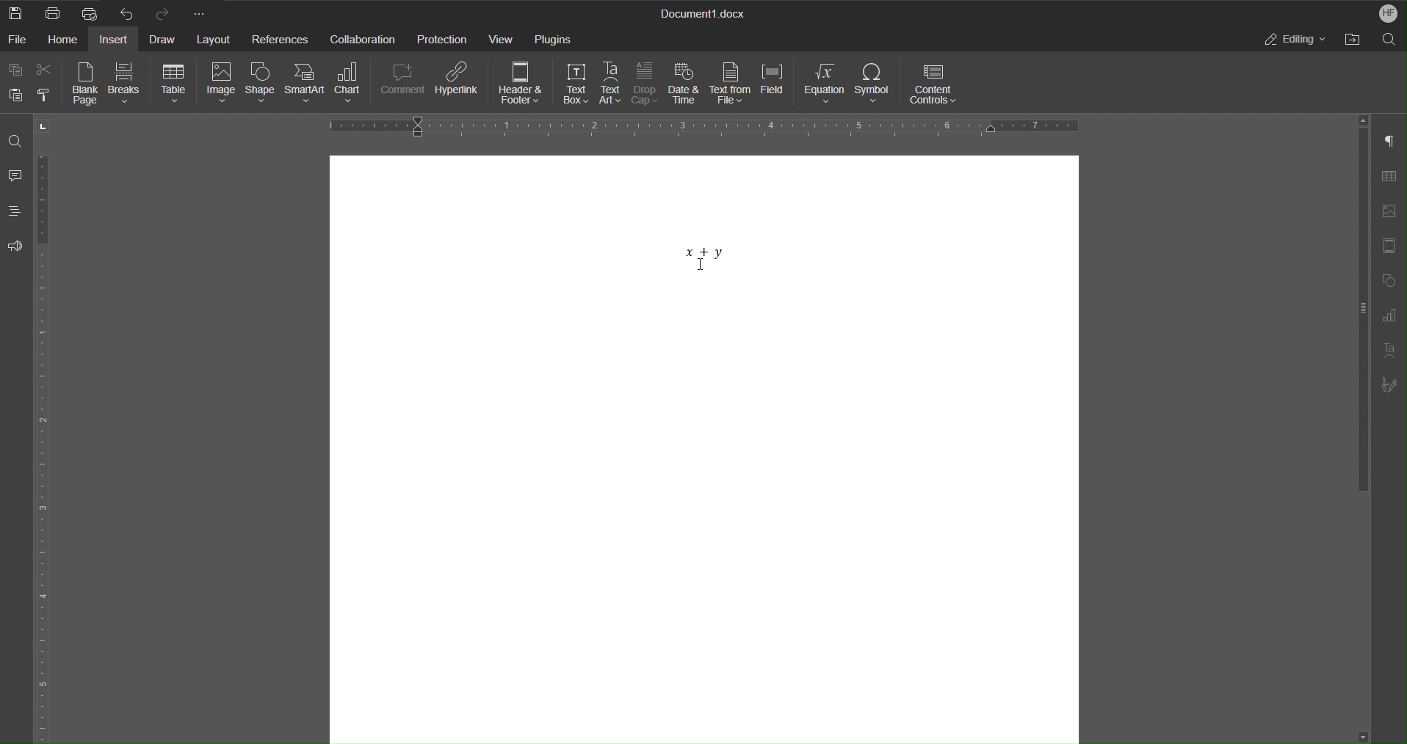 The image size is (1407, 744). What do you see at coordinates (1356, 40) in the screenshot?
I see `Open File Location` at bounding box center [1356, 40].